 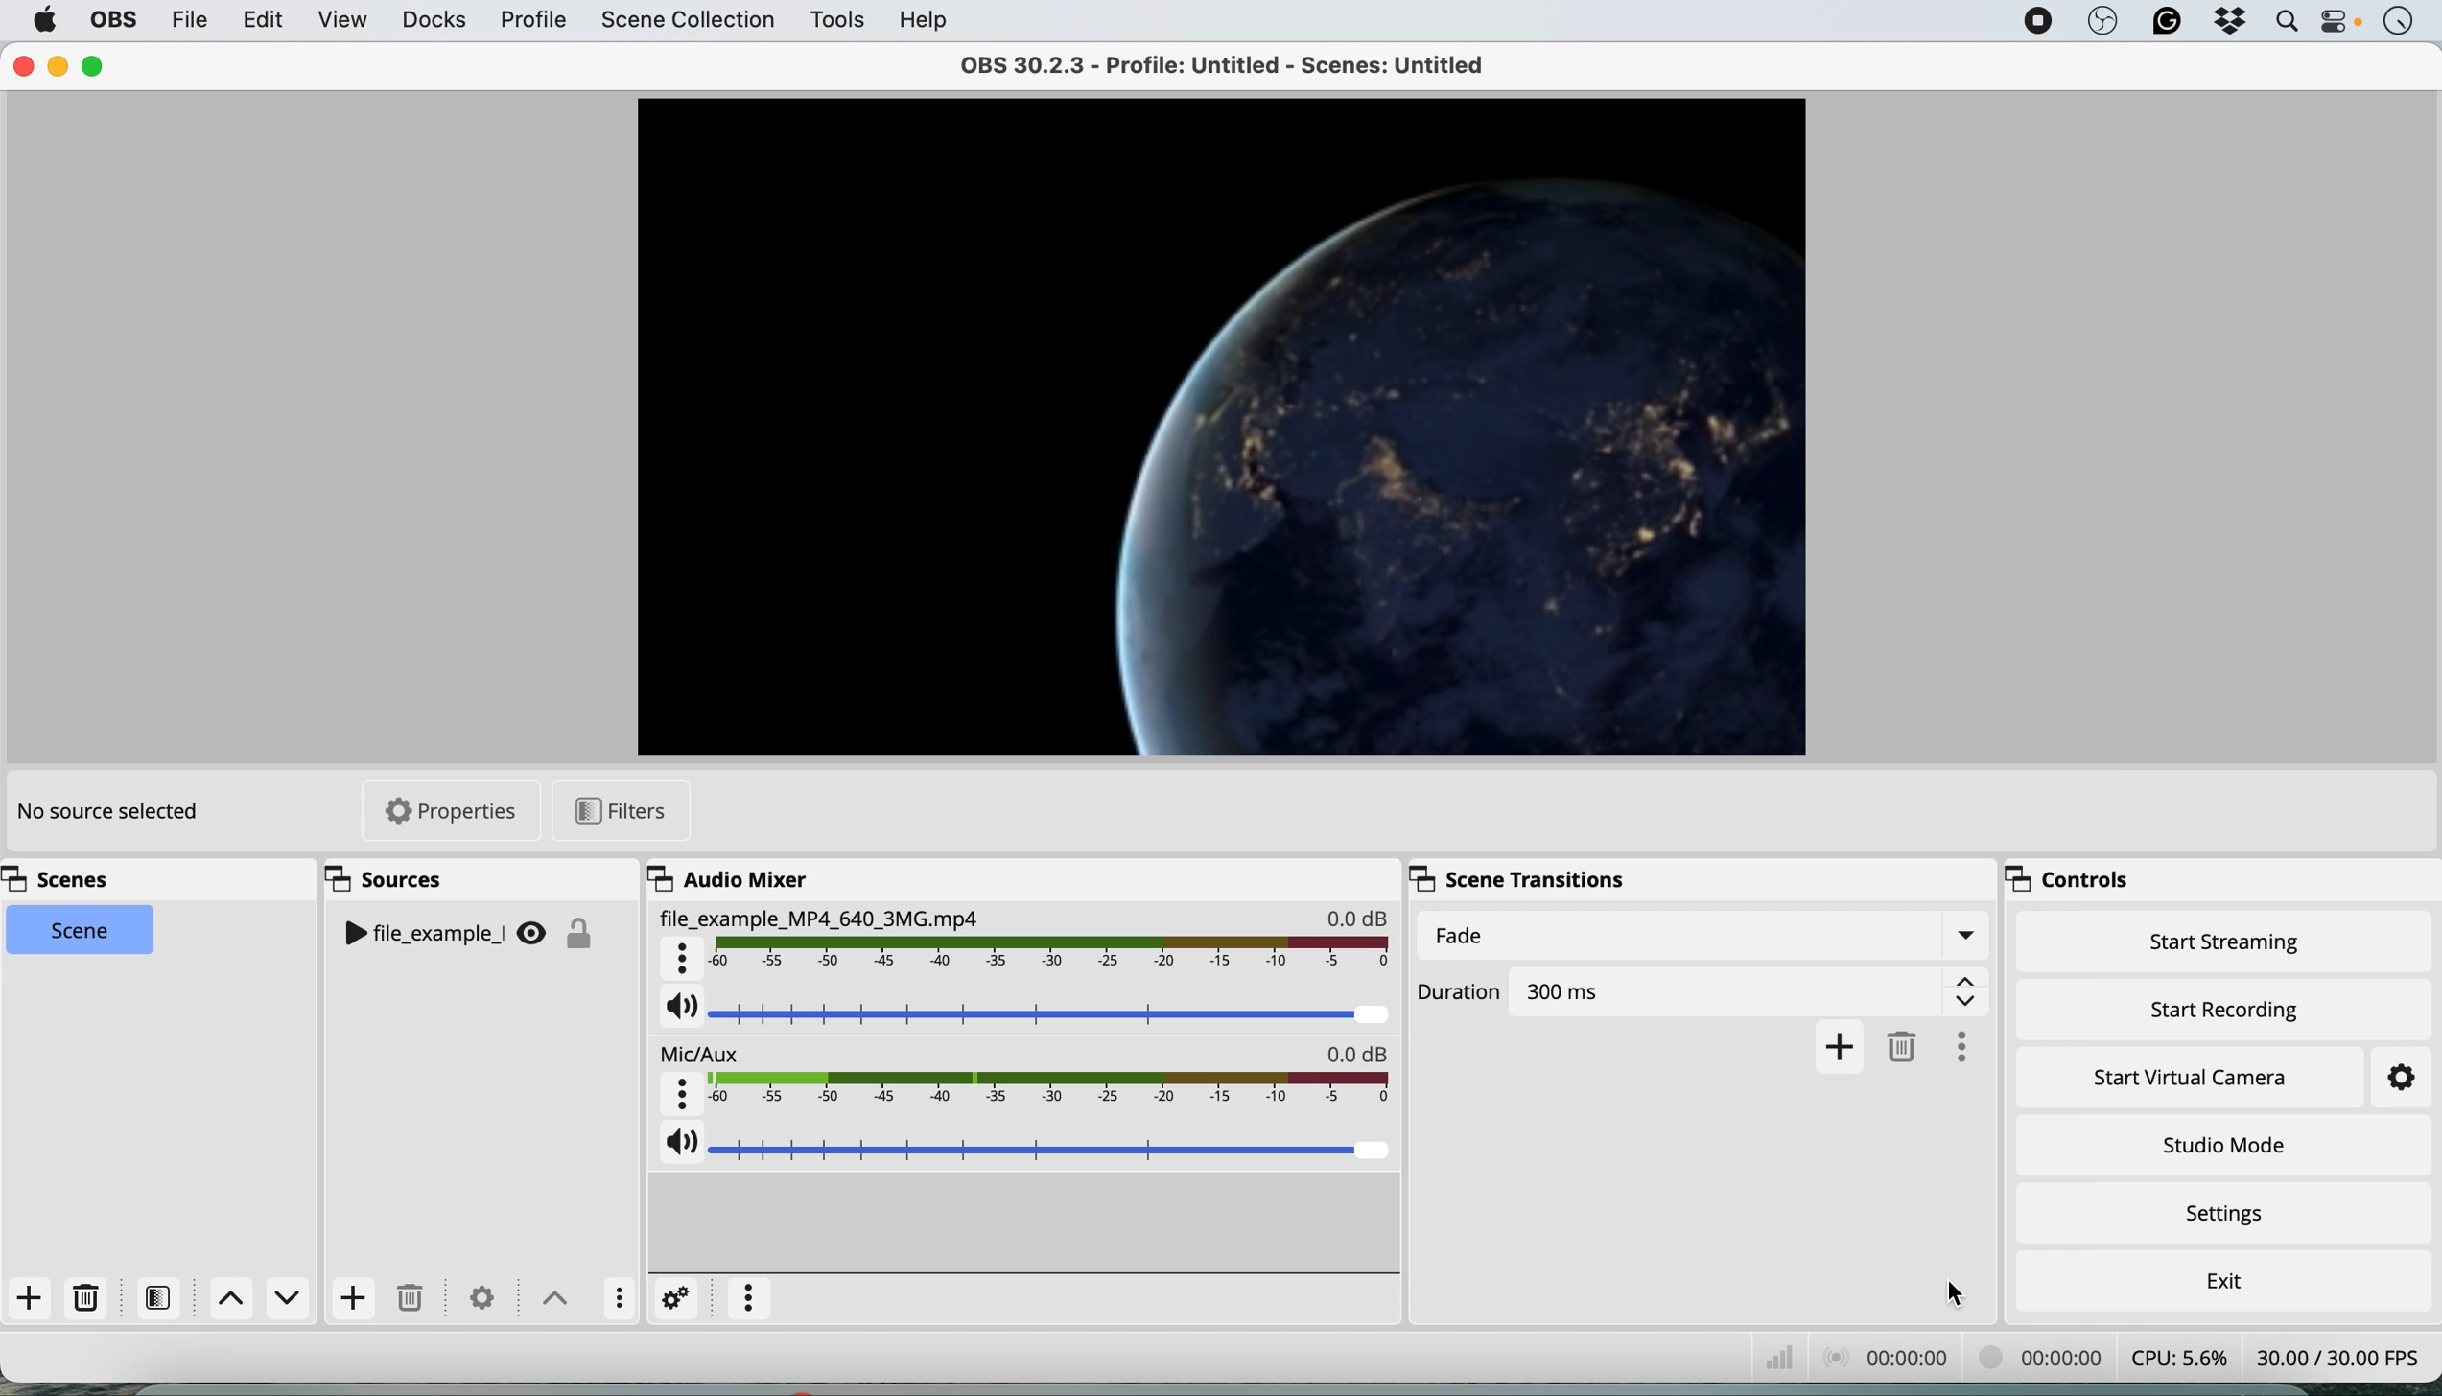 What do you see at coordinates (352, 1298) in the screenshot?
I see `add source` at bounding box center [352, 1298].